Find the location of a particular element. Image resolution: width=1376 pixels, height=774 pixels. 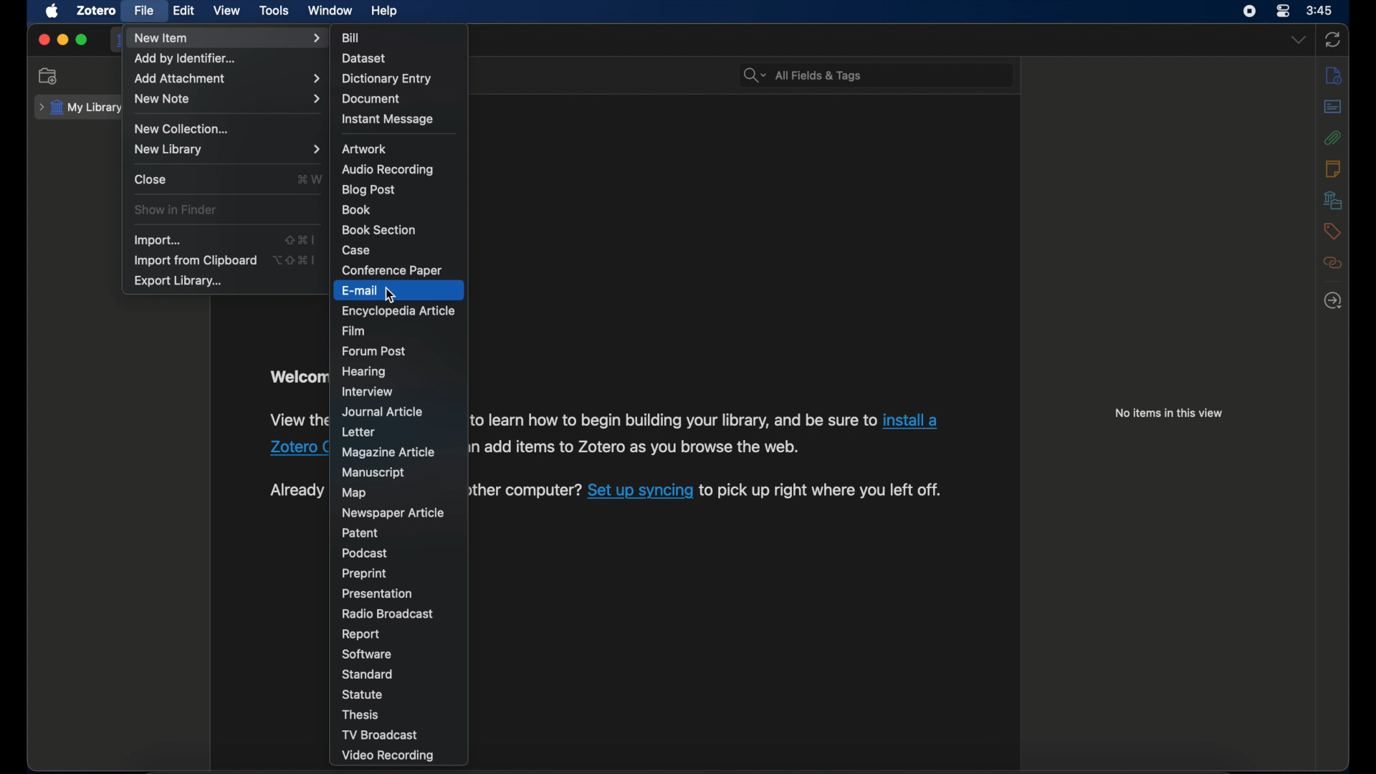

no items in this view is located at coordinates (1170, 413).